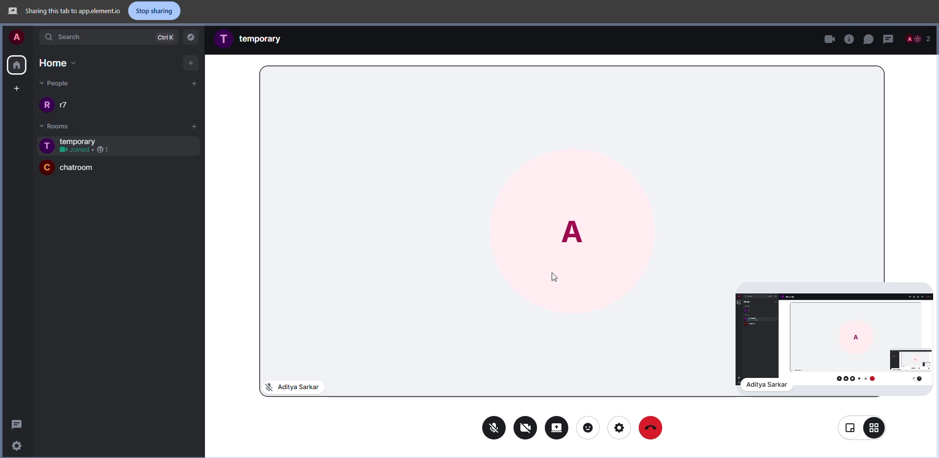  Describe the element at coordinates (45, 104) in the screenshot. I see `profile` at that location.